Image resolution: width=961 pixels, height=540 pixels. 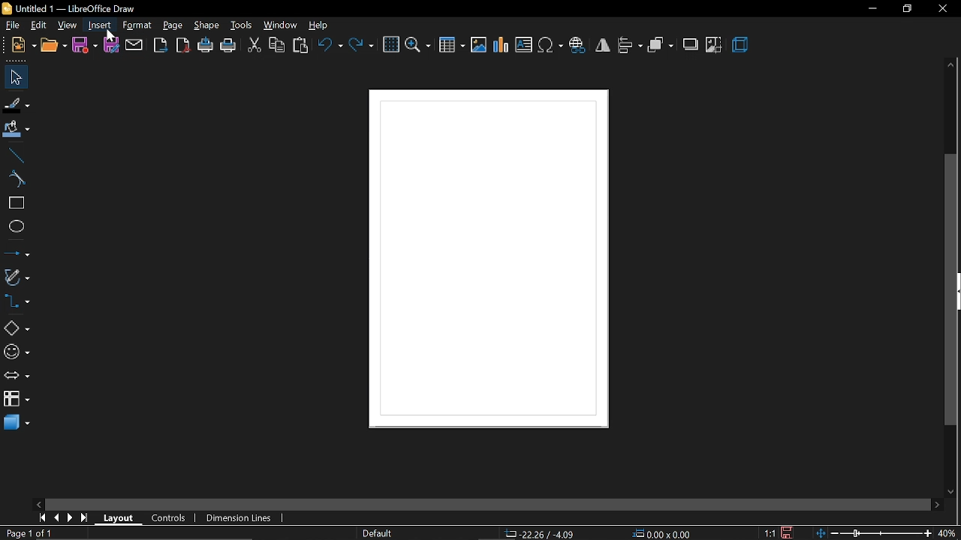 I want to click on close, so click(x=943, y=10).